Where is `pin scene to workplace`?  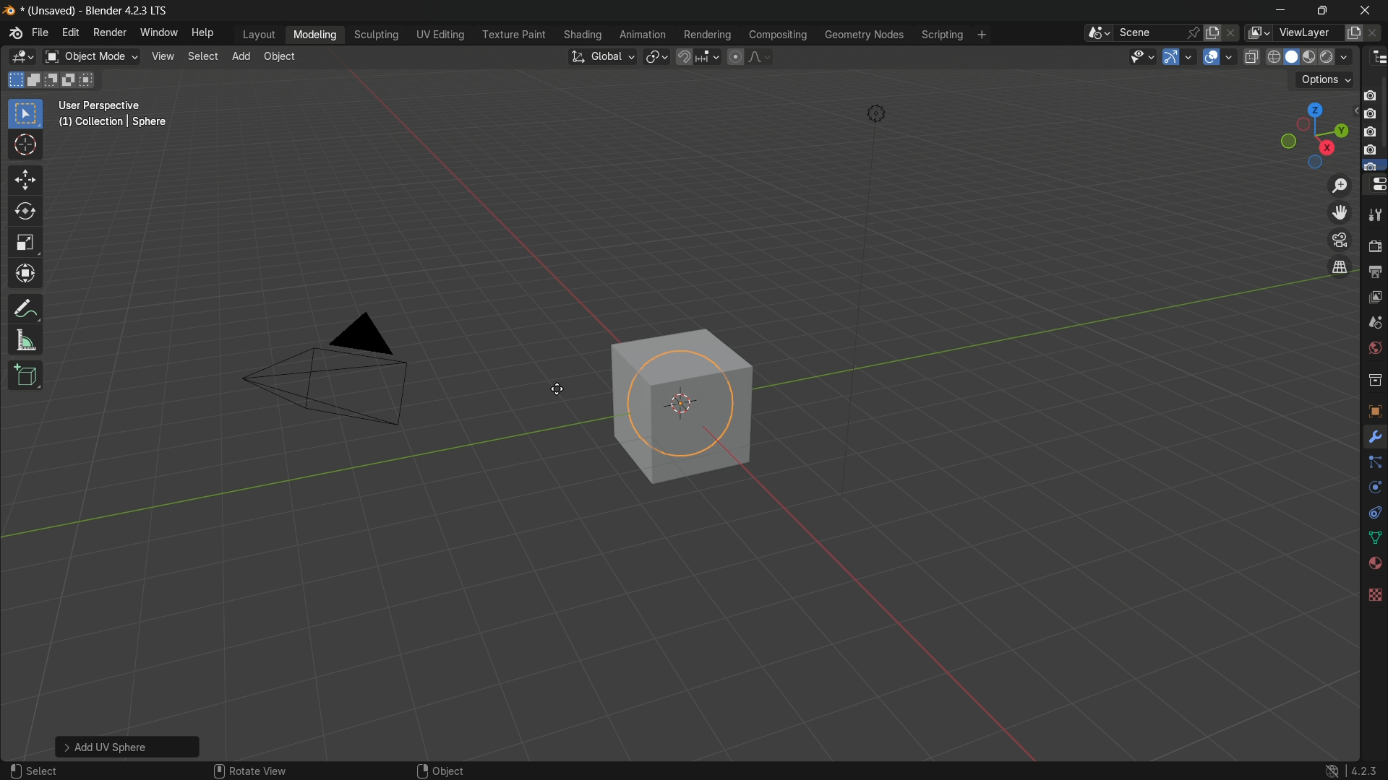 pin scene to workplace is located at coordinates (1194, 33).